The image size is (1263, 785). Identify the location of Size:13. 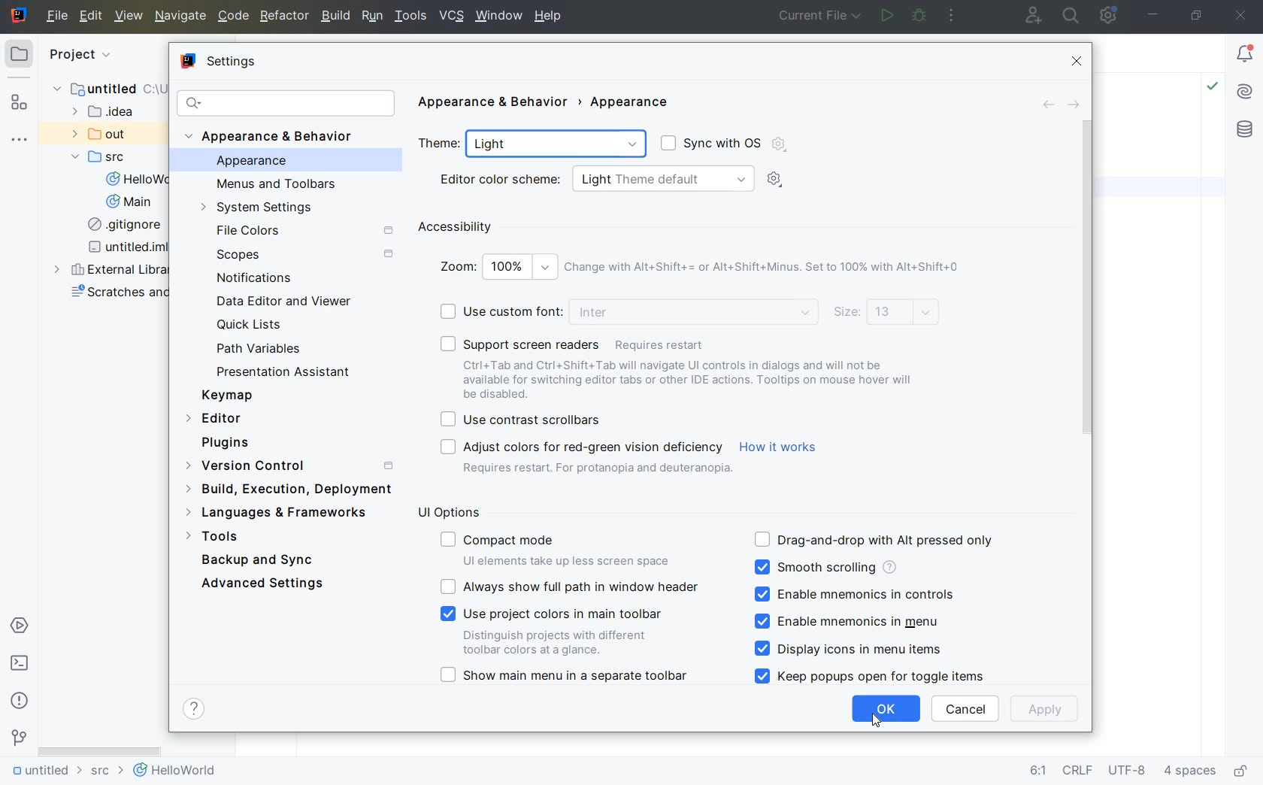
(888, 314).